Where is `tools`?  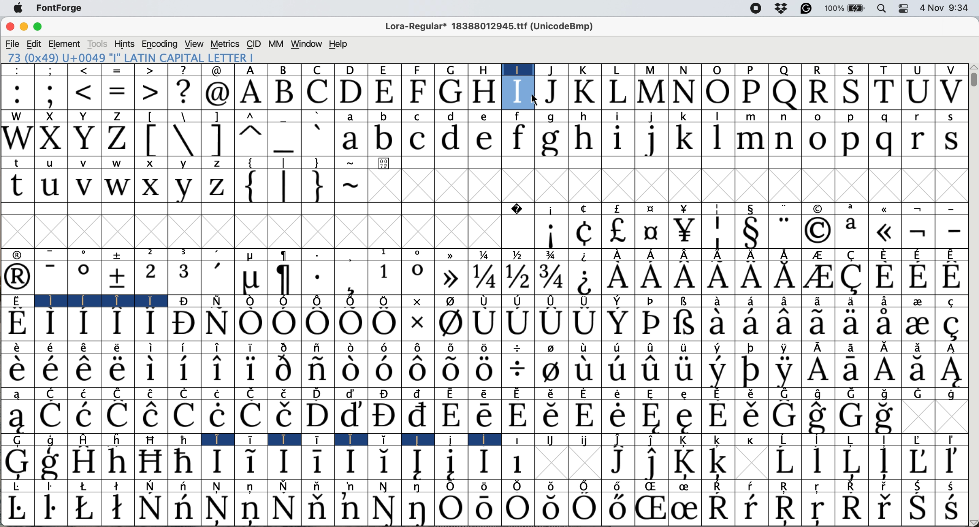
tools is located at coordinates (97, 44).